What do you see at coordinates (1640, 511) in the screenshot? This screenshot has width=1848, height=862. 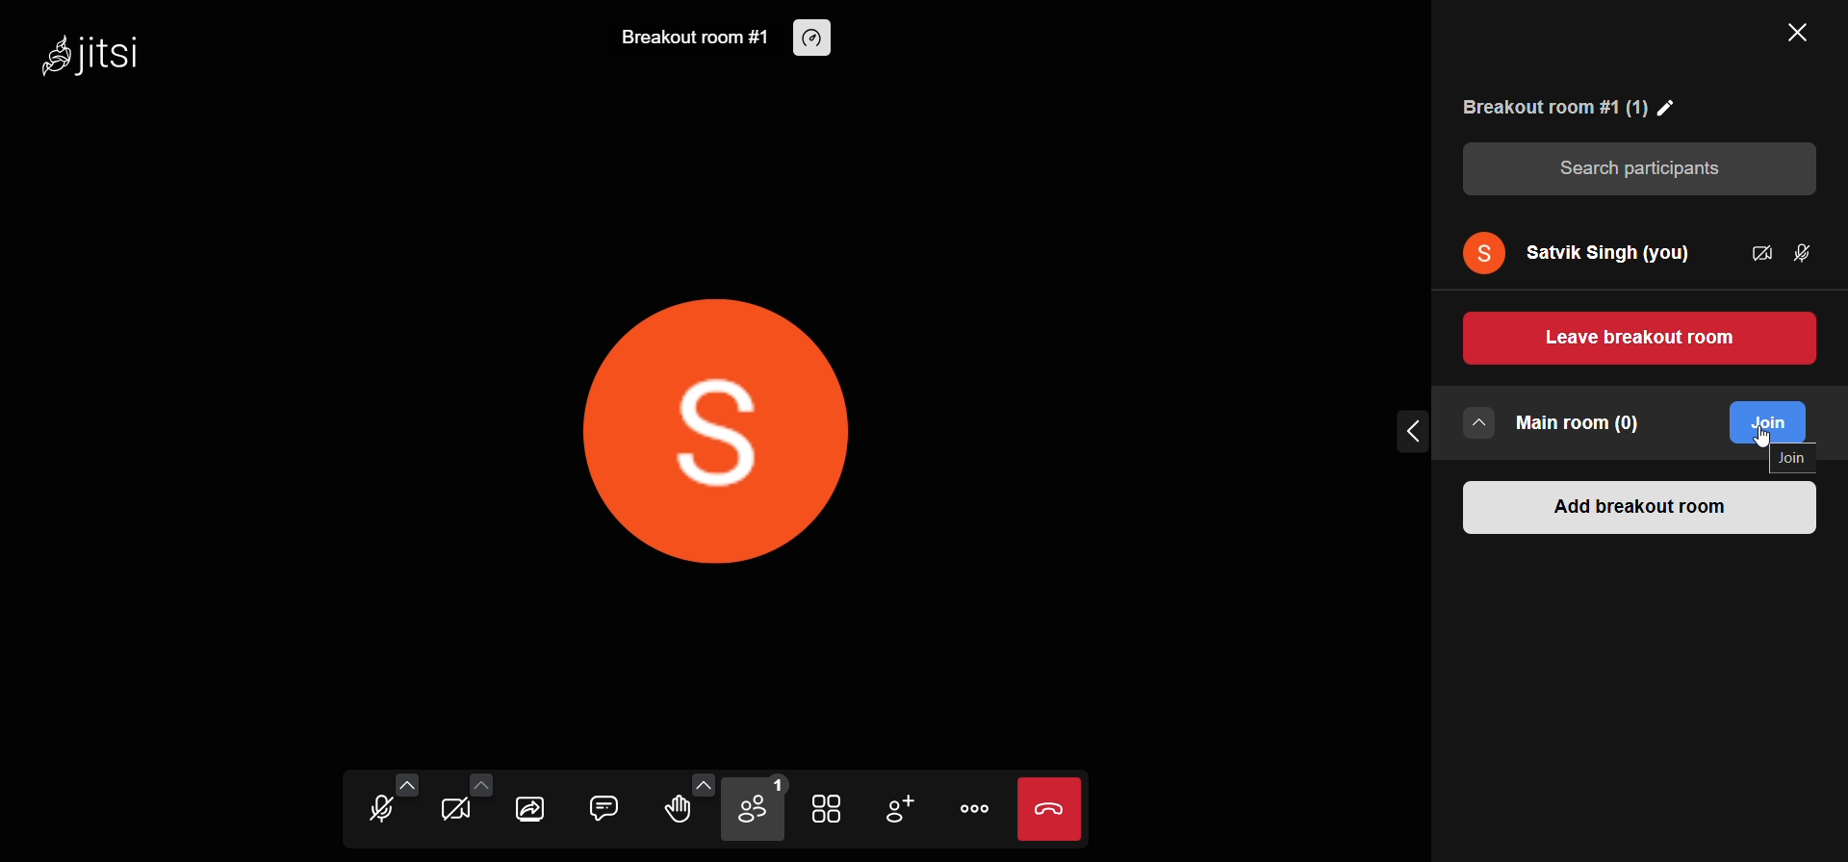 I see `add breakout room` at bounding box center [1640, 511].